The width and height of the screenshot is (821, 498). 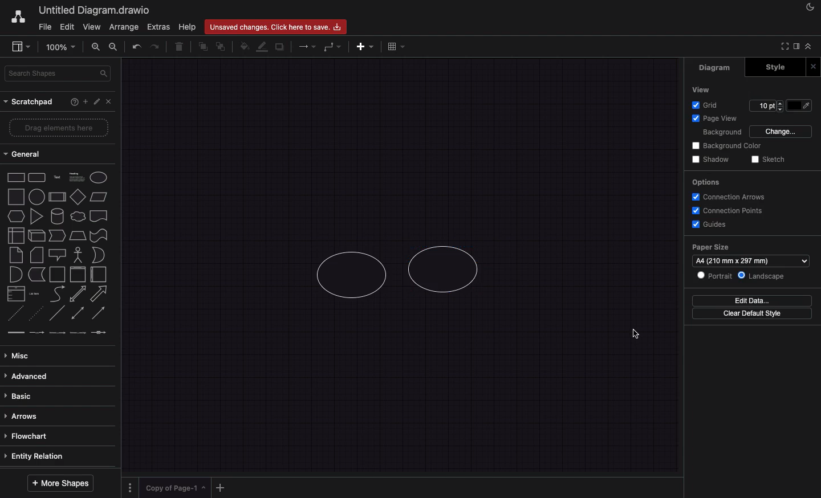 I want to click on collapse/expand, so click(x=808, y=47).